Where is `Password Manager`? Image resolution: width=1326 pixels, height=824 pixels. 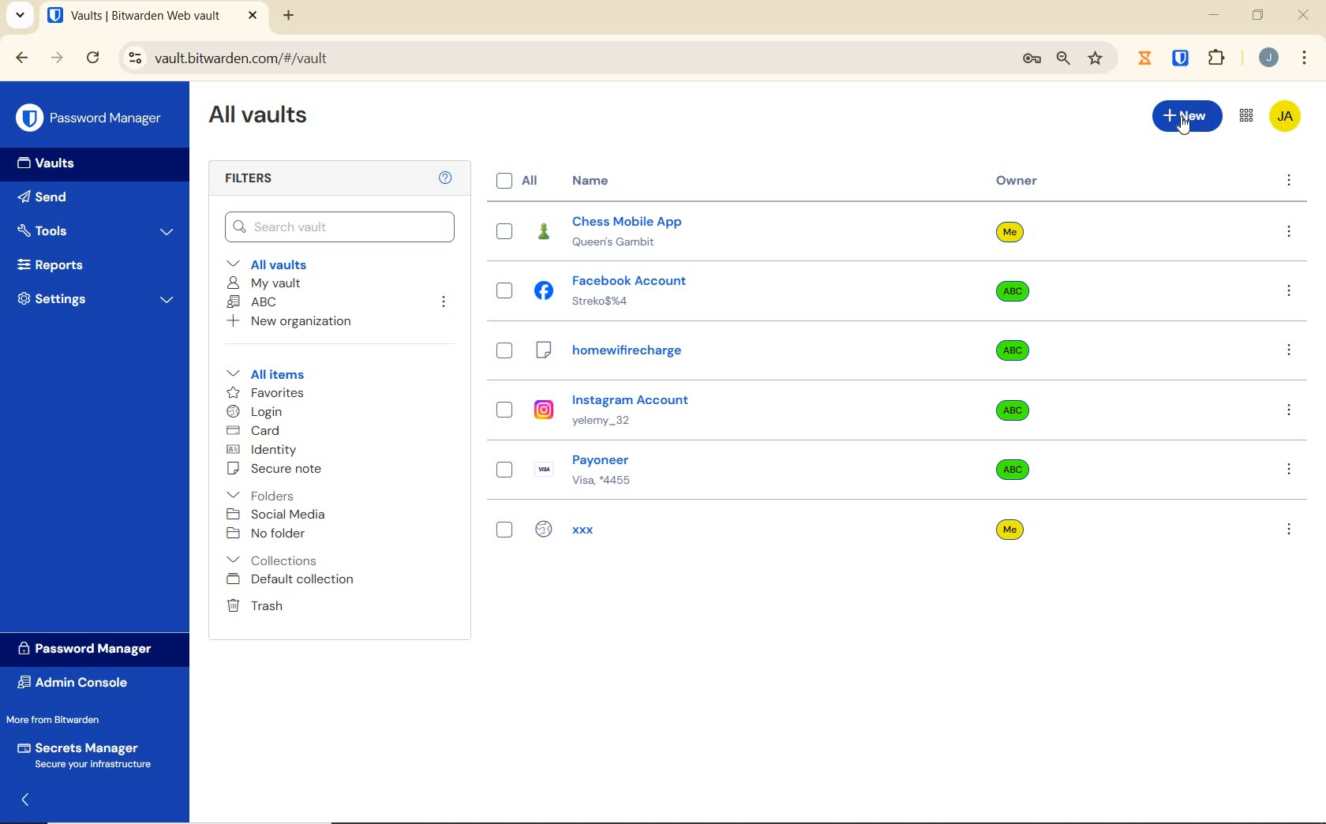 Password Manager is located at coordinates (91, 118).